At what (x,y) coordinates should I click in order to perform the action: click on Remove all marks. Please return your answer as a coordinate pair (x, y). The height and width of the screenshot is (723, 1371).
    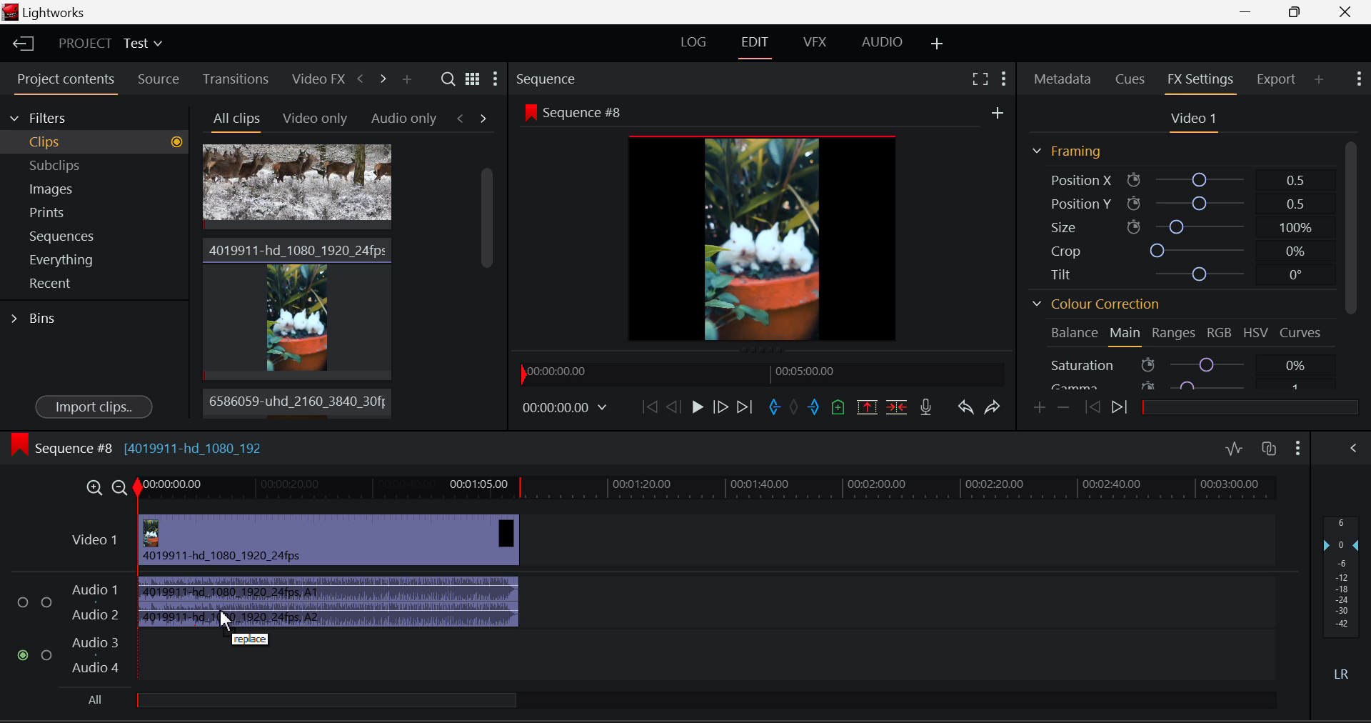
    Looking at the image, I should click on (795, 407).